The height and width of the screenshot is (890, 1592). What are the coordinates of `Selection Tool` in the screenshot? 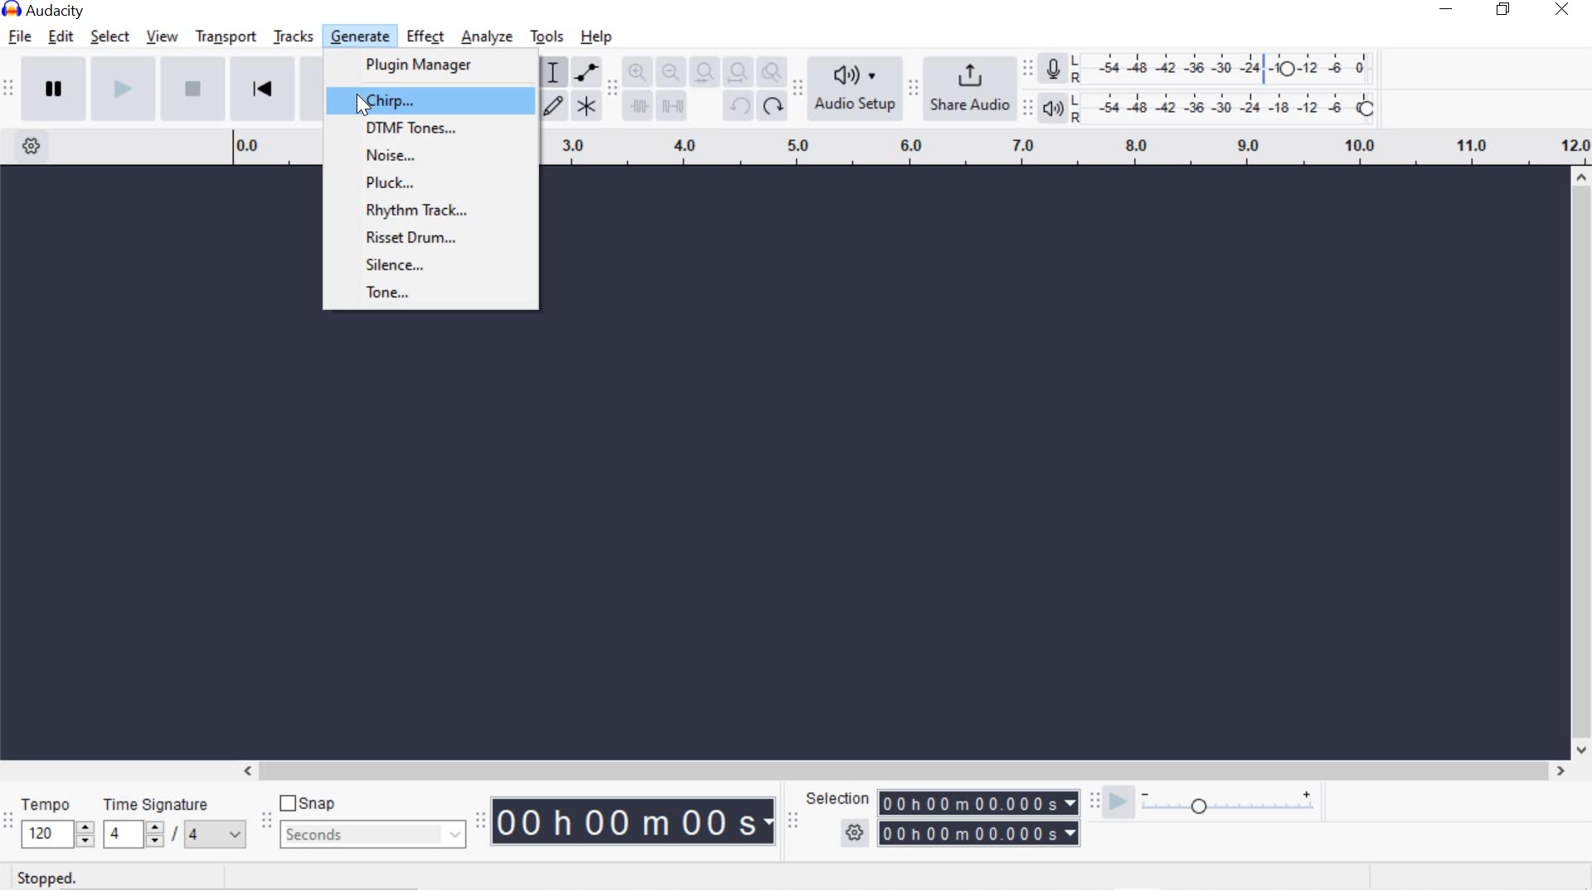 It's located at (551, 72).